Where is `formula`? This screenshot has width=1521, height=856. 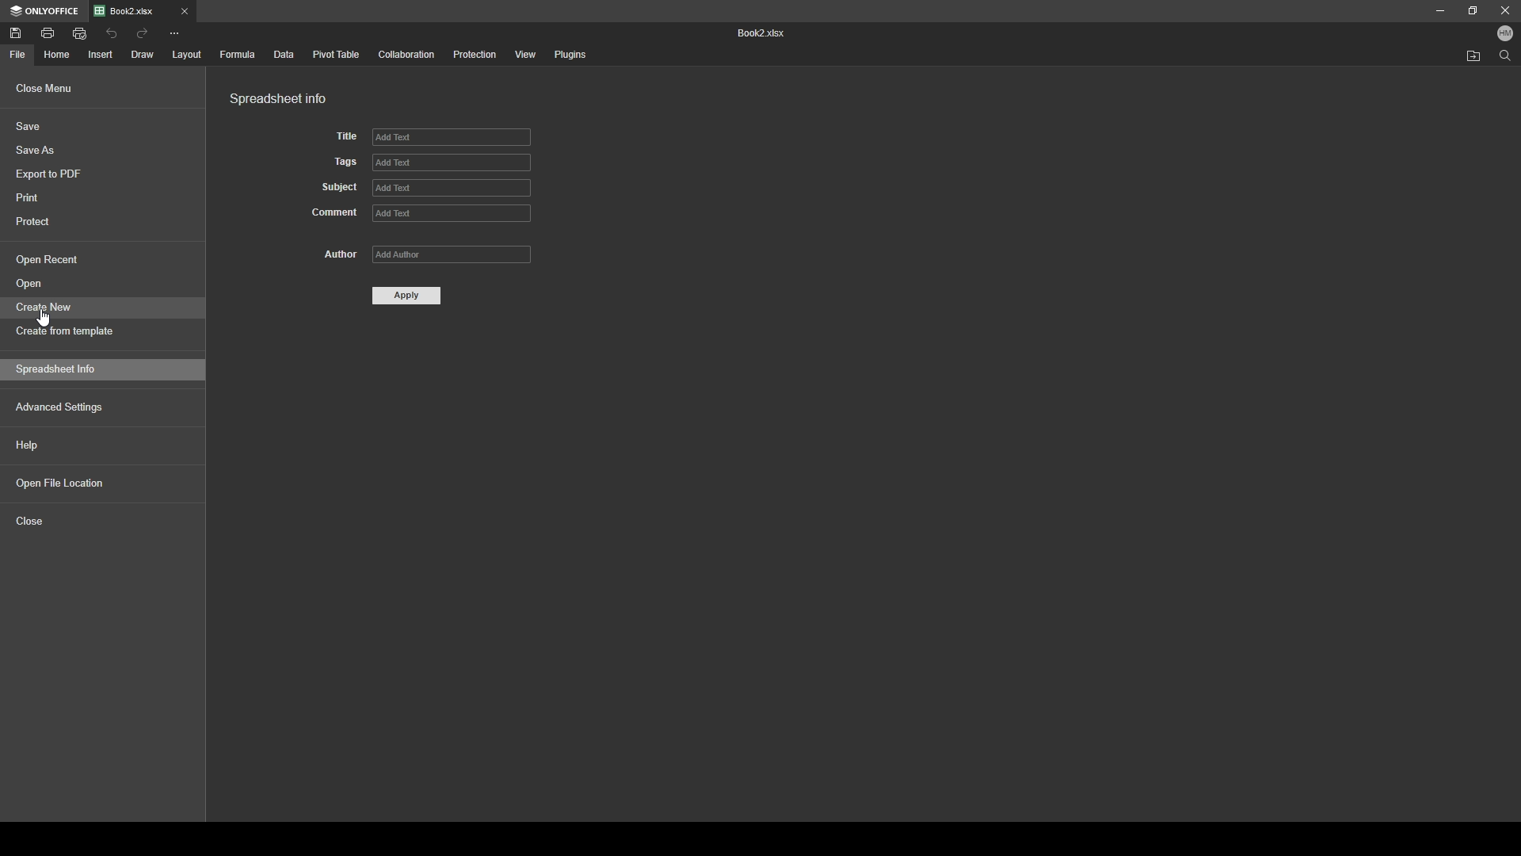
formula is located at coordinates (239, 54).